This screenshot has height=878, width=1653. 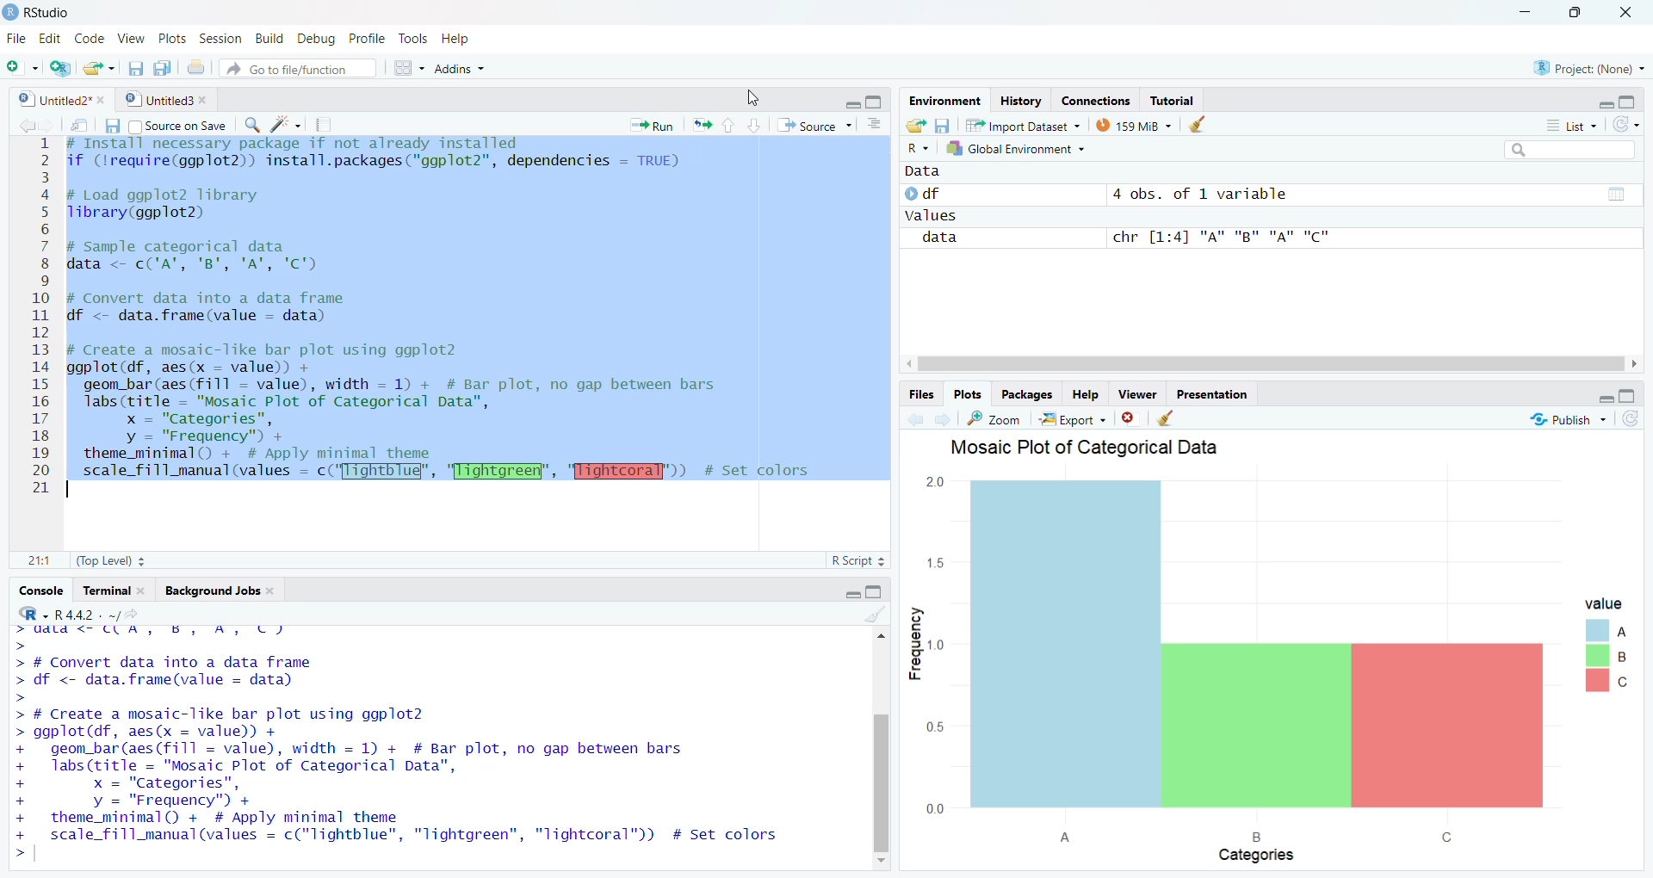 What do you see at coordinates (701, 126) in the screenshot?
I see `Re-run` at bounding box center [701, 126].